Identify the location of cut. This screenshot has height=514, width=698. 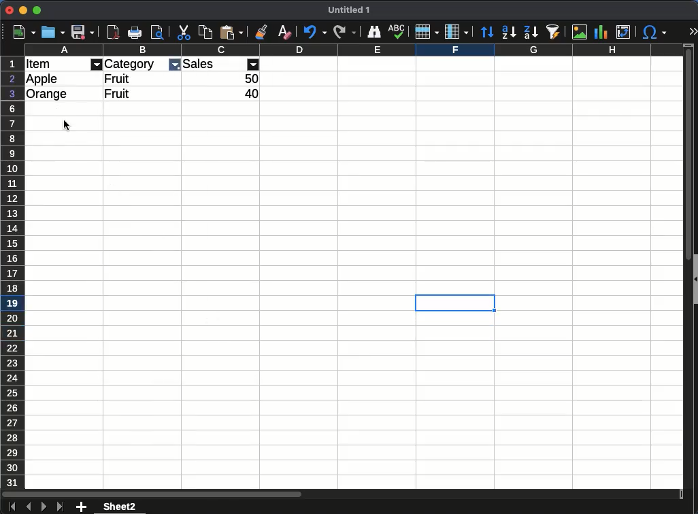
(184, 33).